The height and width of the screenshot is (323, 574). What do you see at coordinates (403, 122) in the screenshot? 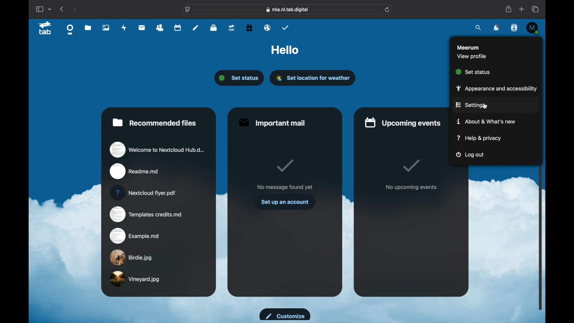
I see `upcoming events` at bounding box center [403, 122].